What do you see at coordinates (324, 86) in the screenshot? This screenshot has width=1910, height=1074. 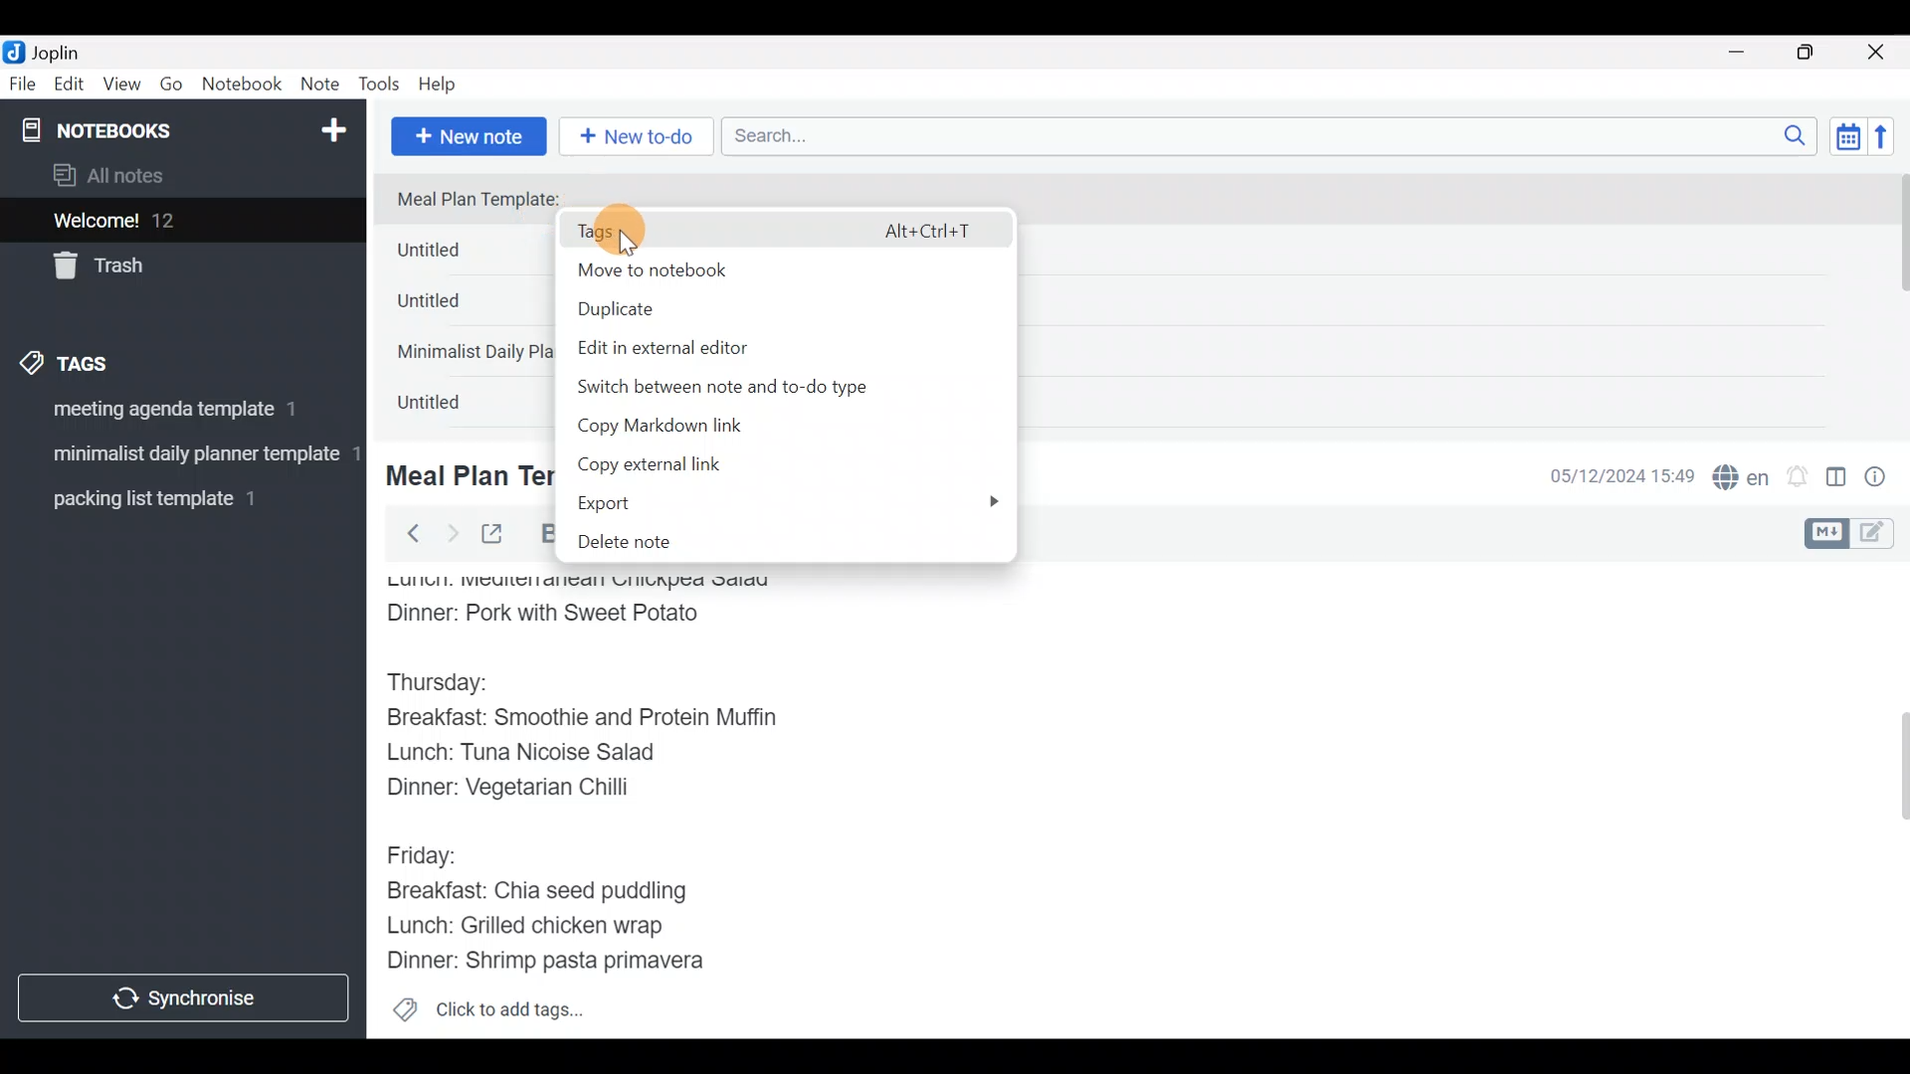 I see `Note` at bounding box center [324, 86].